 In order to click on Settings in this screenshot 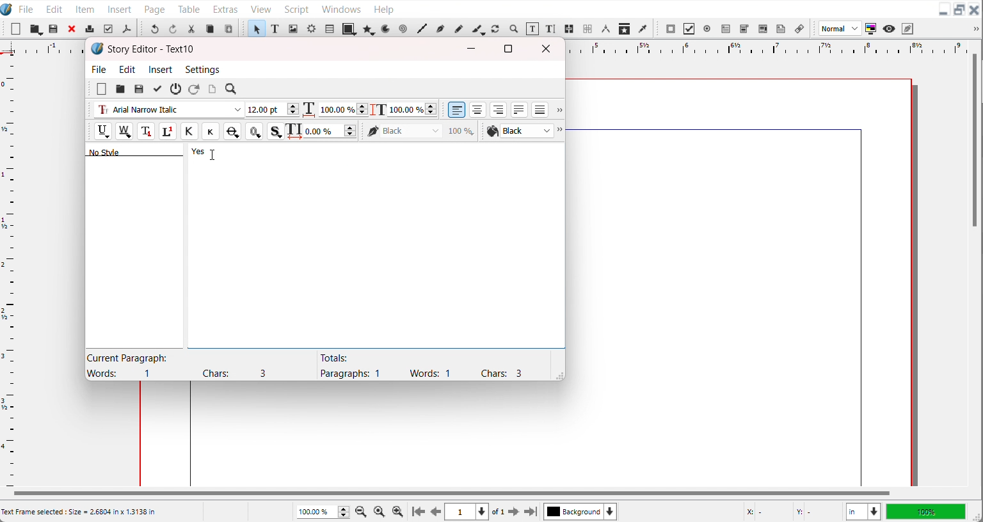, I will do `click(202, 69)`.